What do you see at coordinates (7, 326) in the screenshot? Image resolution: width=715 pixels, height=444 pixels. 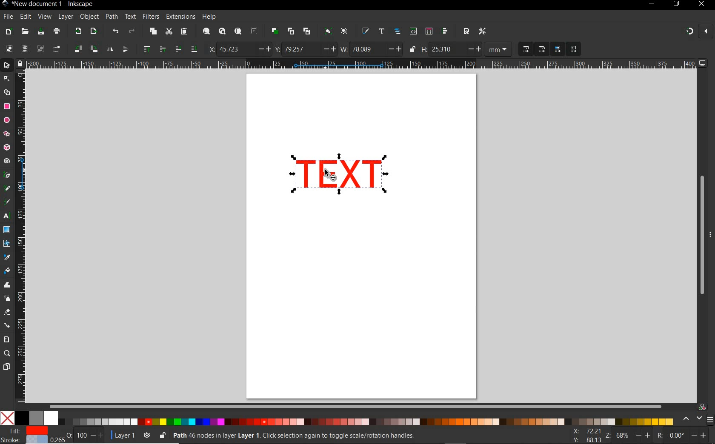 I see `CONNECTOR TOOL` at bounding box center [7, 326].